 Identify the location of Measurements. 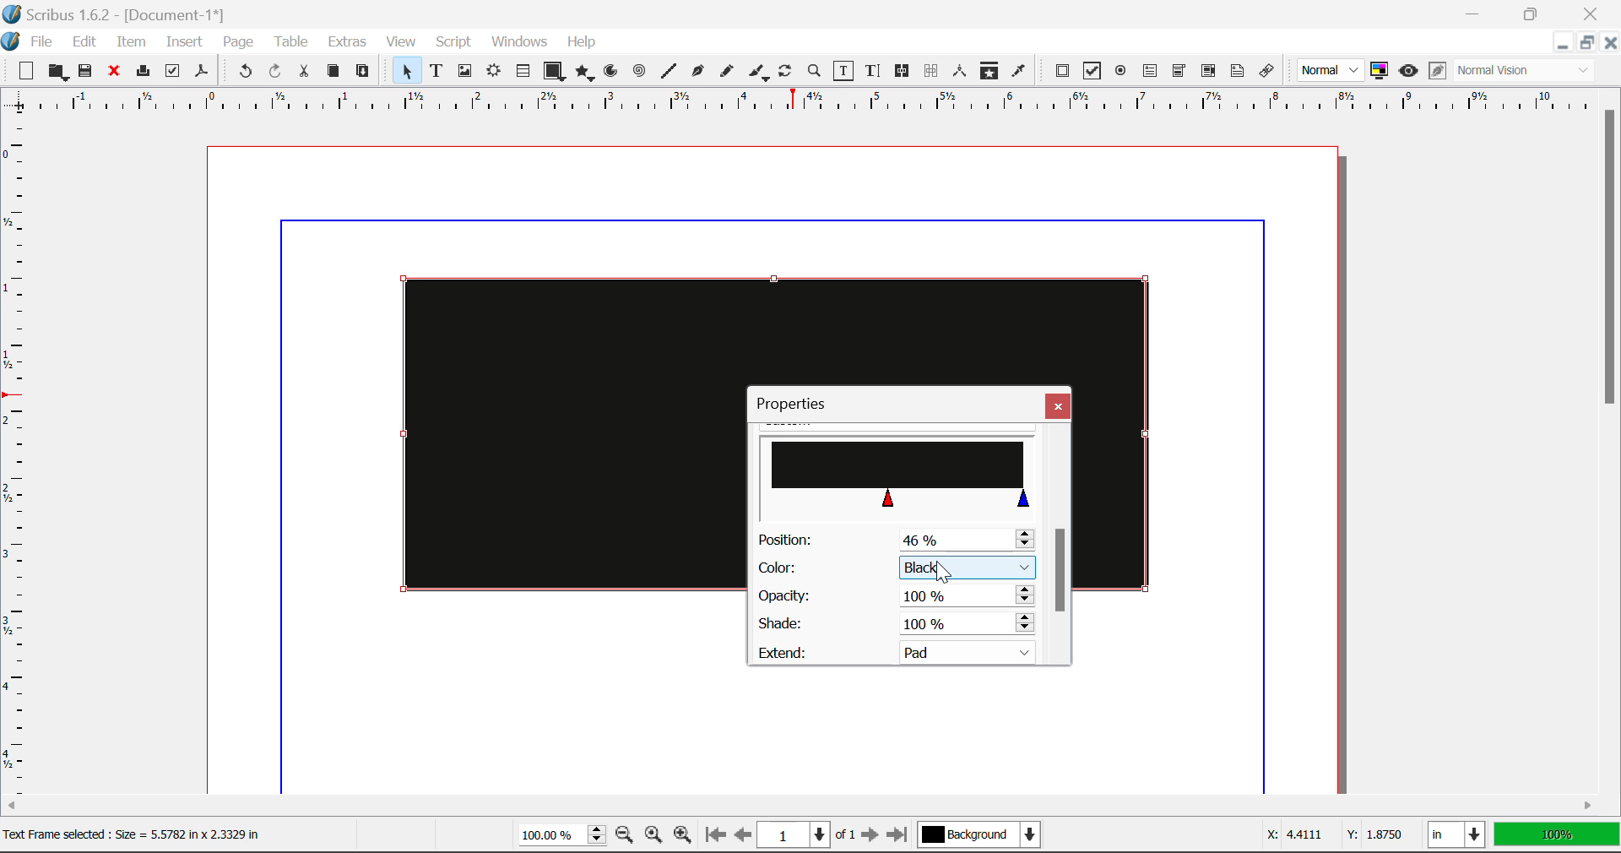
(961, 71).